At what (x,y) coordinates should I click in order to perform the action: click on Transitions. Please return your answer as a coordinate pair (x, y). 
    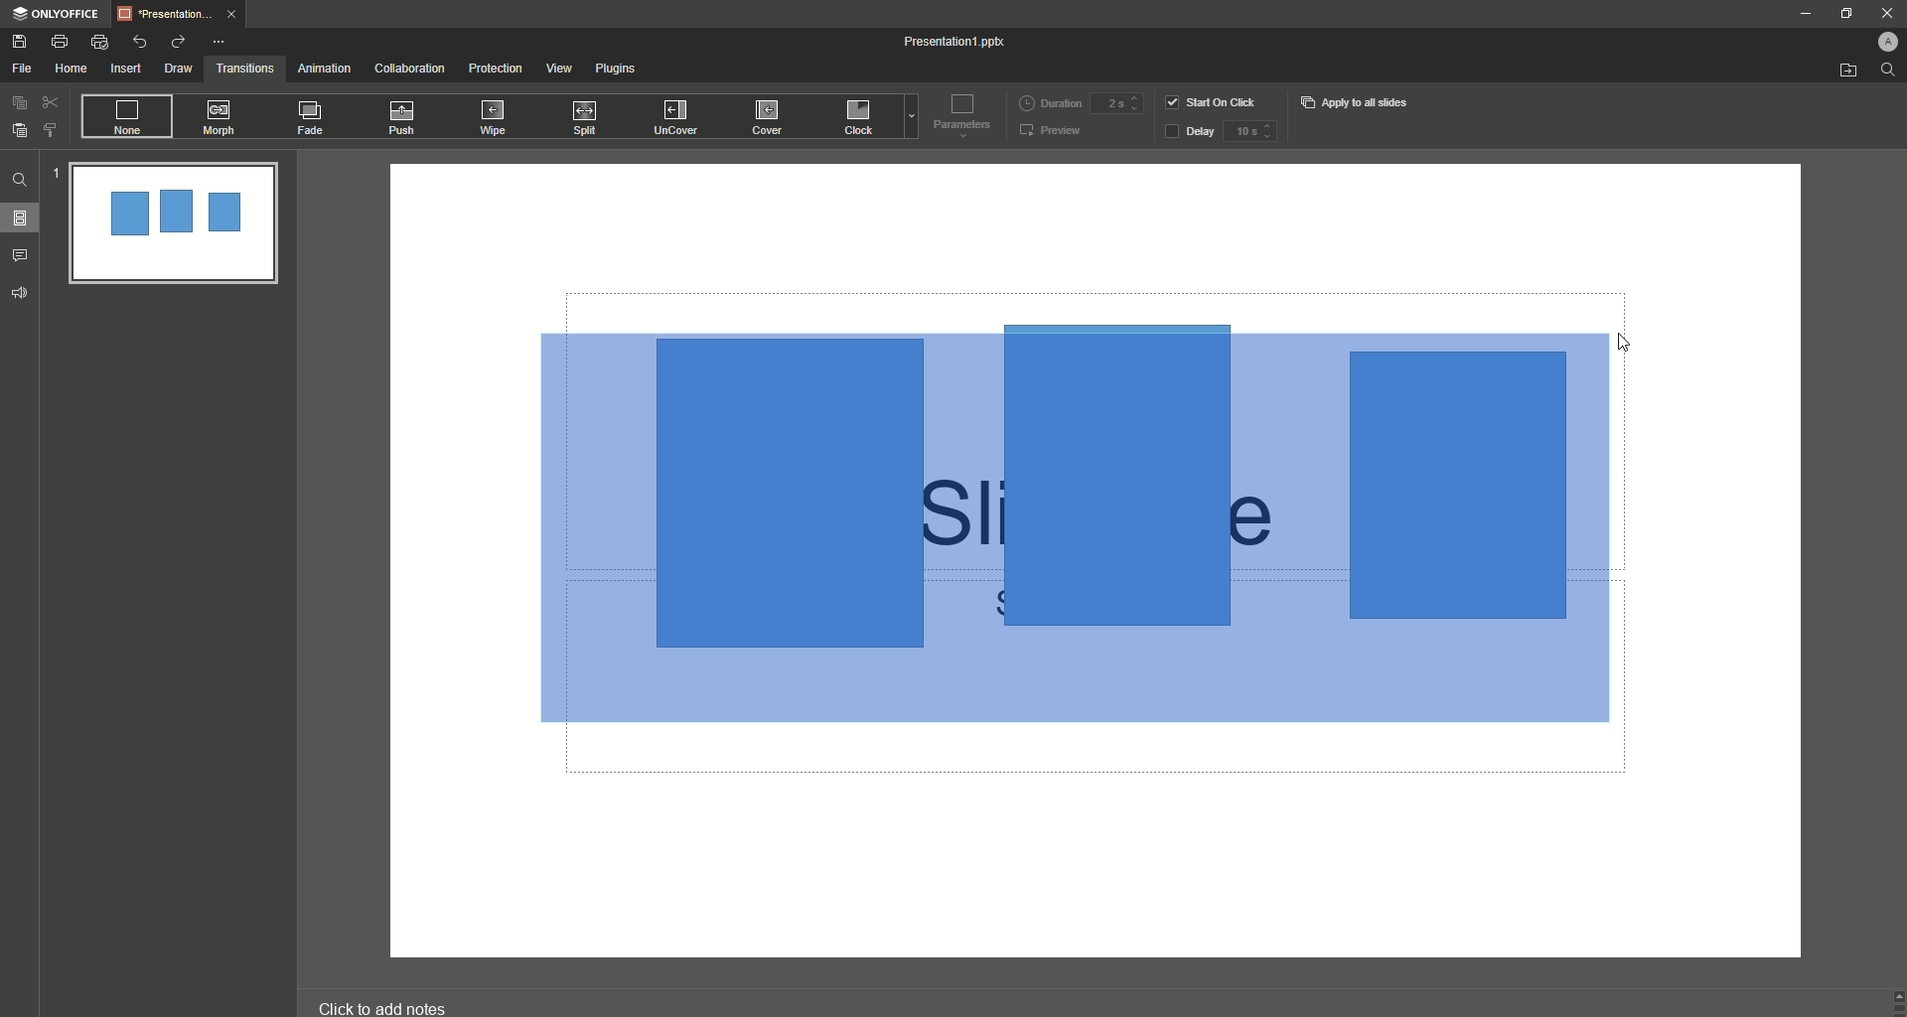
    Looking at the image, I should click on (245, 67).